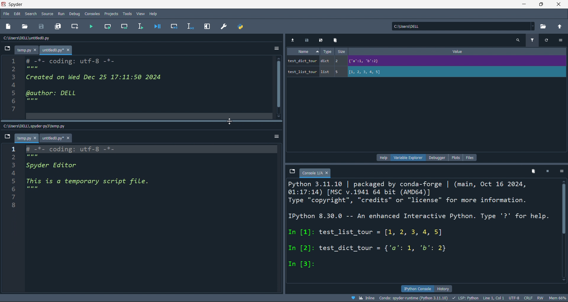 Image resolution: width=568 pixels, height=302 pixels. Describe the element at coordinates (239, 27) in the screenshot. I see `python path manager` at that location.